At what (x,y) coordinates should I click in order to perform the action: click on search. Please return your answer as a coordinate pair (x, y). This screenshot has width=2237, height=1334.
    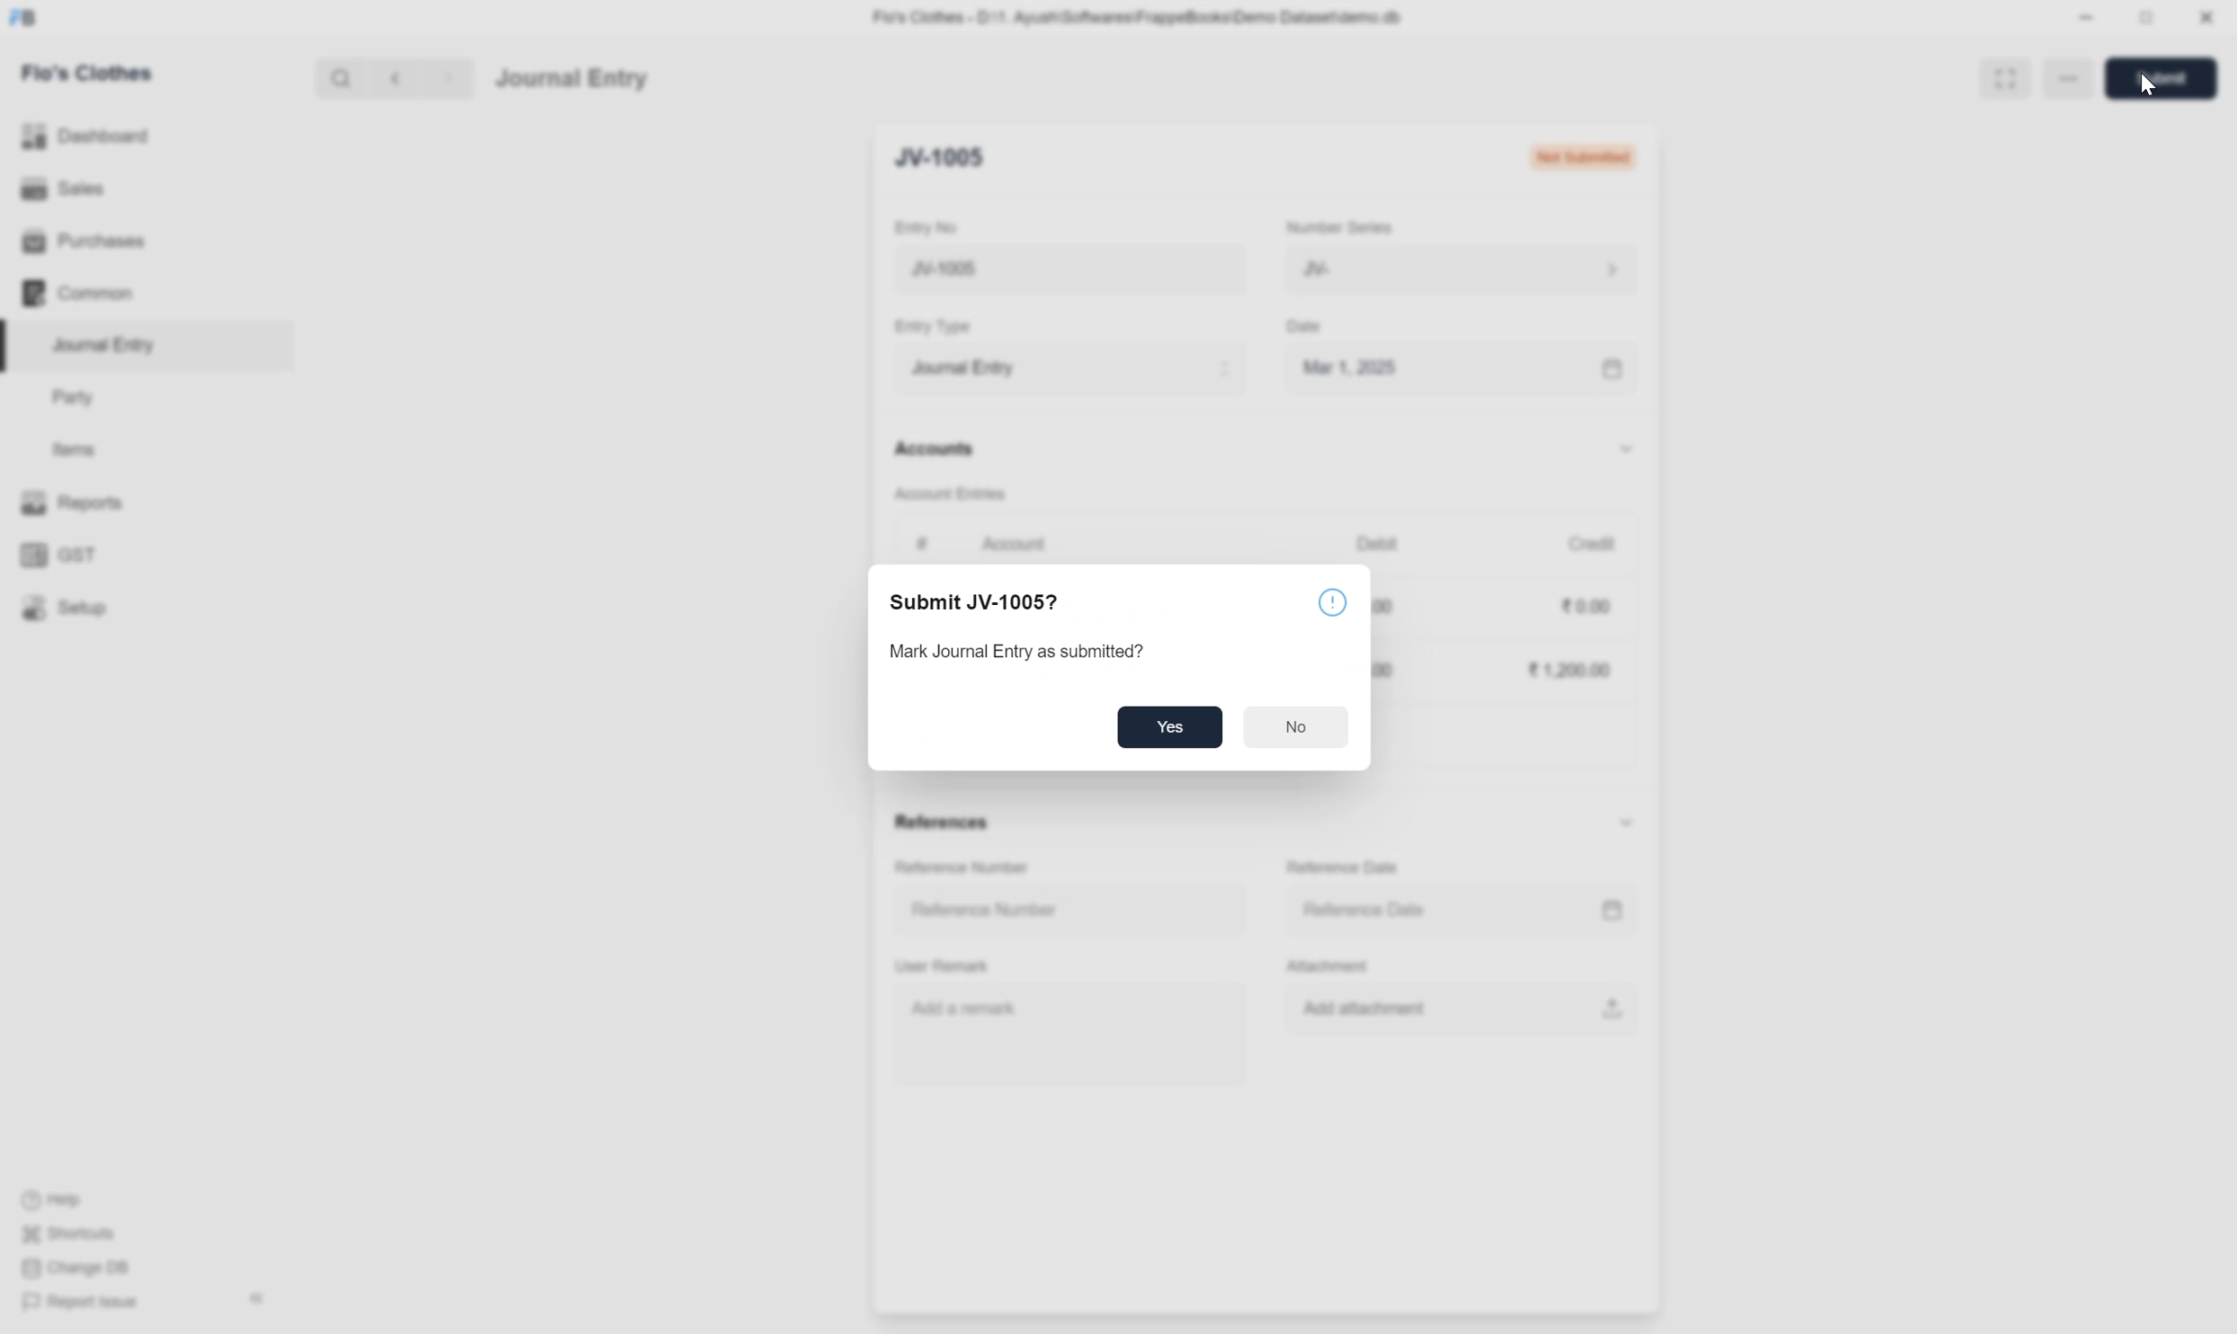
    Looking at the image, I should click on (339, 78).